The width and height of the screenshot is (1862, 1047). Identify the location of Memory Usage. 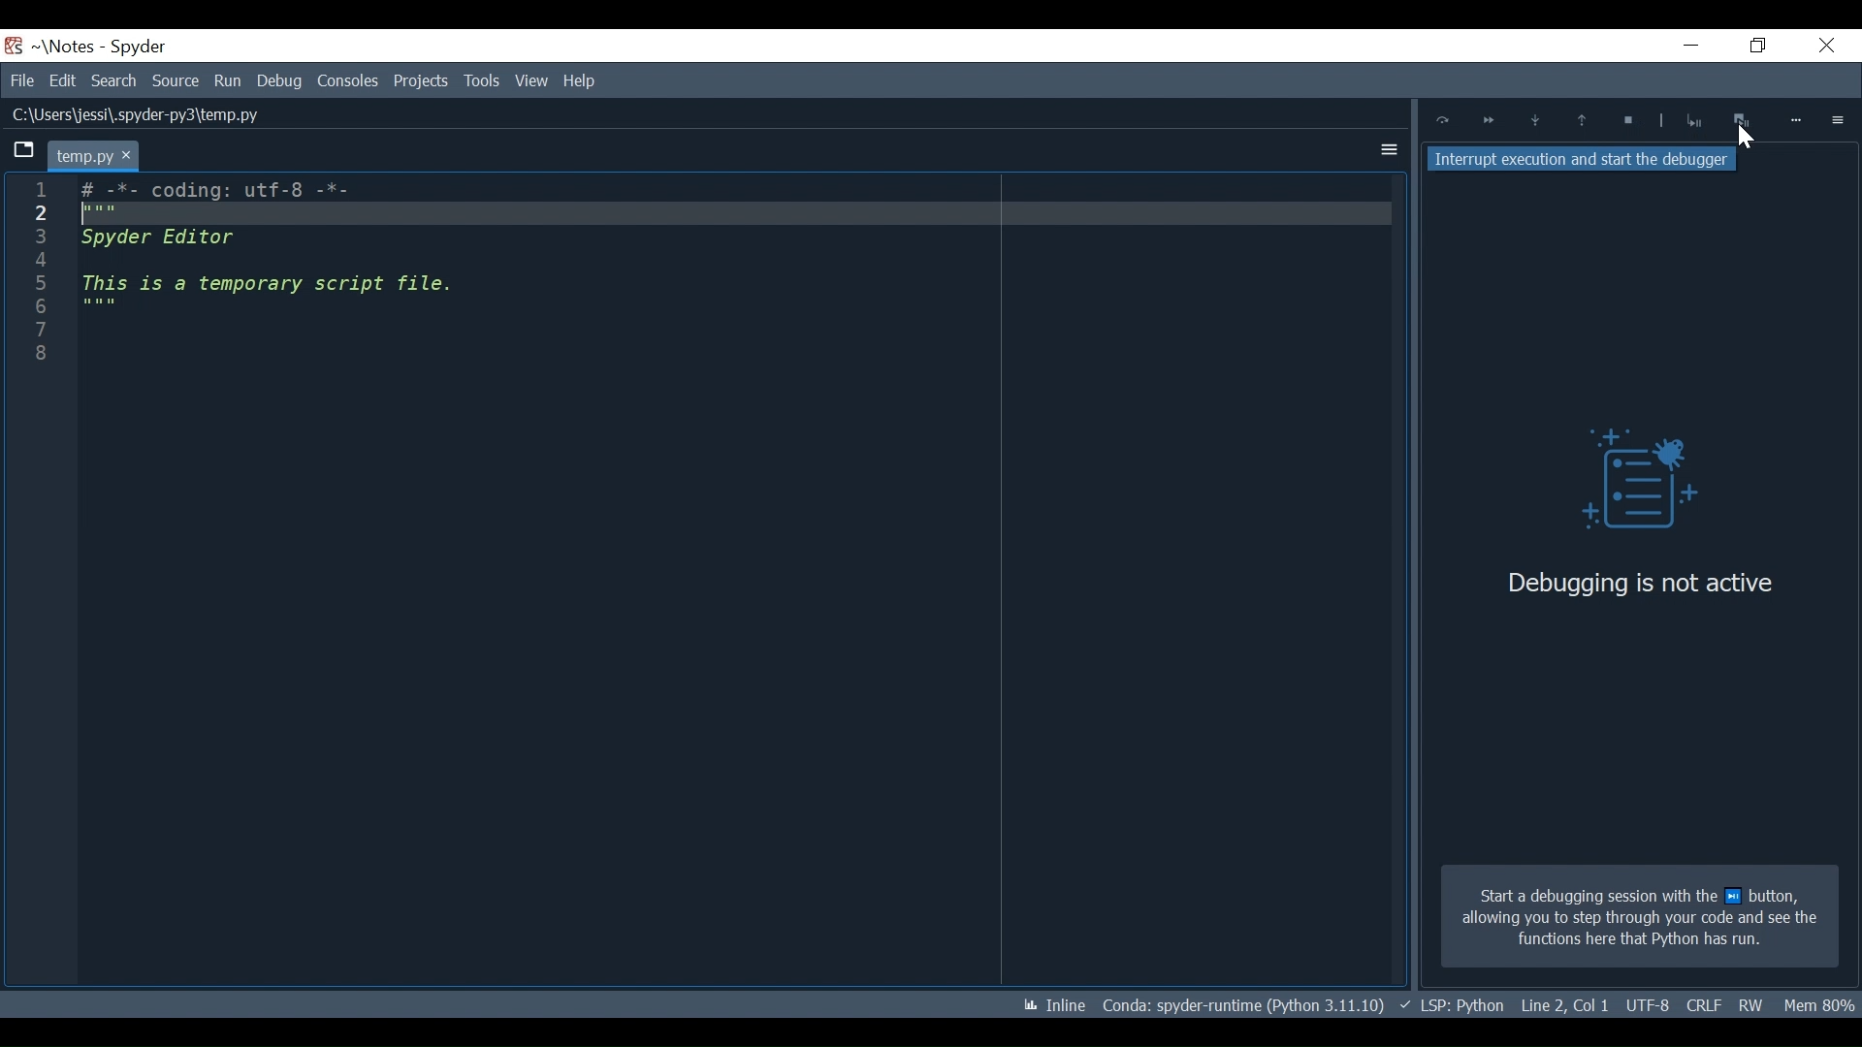
(1821, 1005).